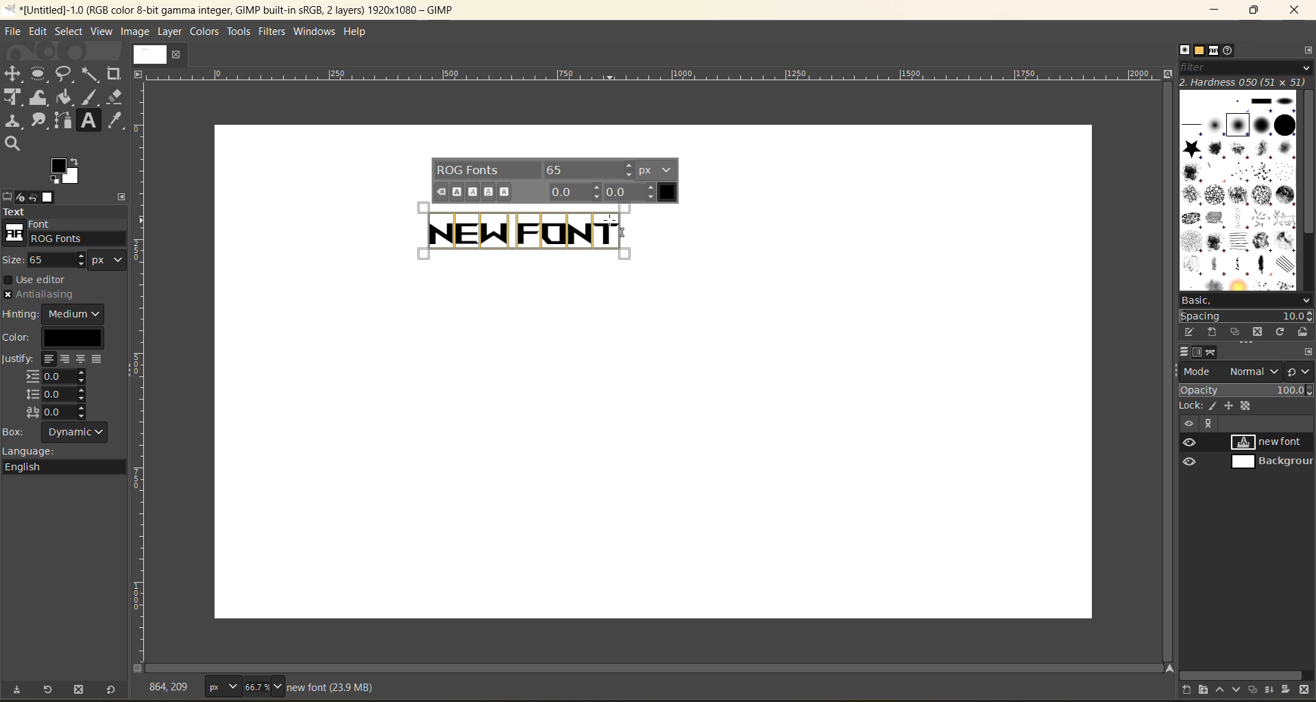  I want to click on layers, so click(1185, 350).